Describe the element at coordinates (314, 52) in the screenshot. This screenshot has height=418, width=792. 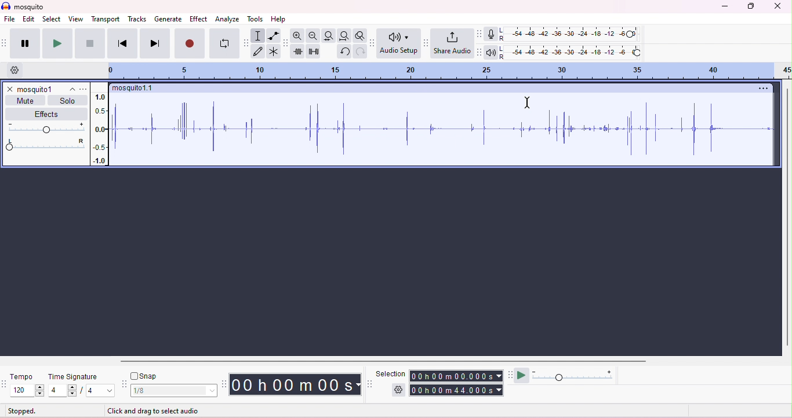
I see `silence selection` at that location.